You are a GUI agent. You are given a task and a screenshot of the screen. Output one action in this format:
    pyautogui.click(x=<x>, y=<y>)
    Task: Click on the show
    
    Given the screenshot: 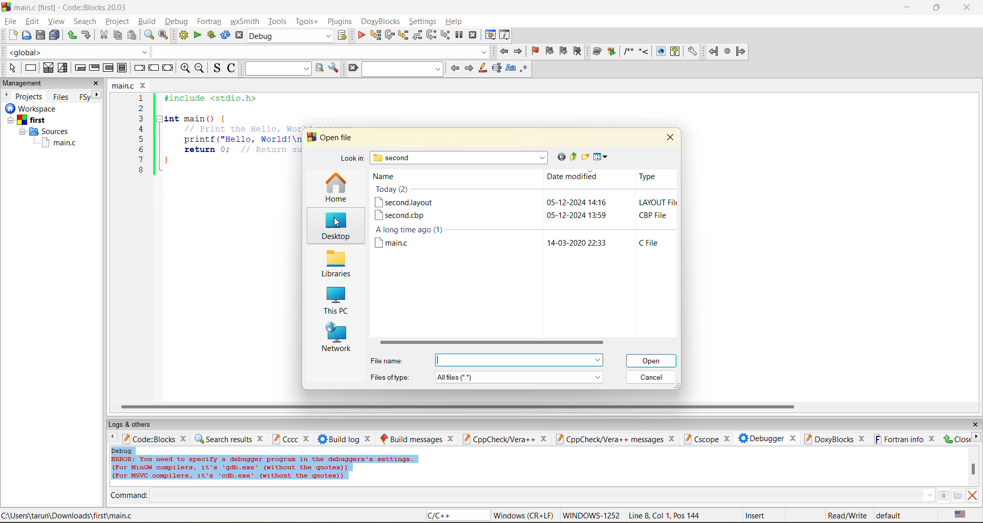 What is the action you would take?
    pyautogui.click(x=659, y=51)
    